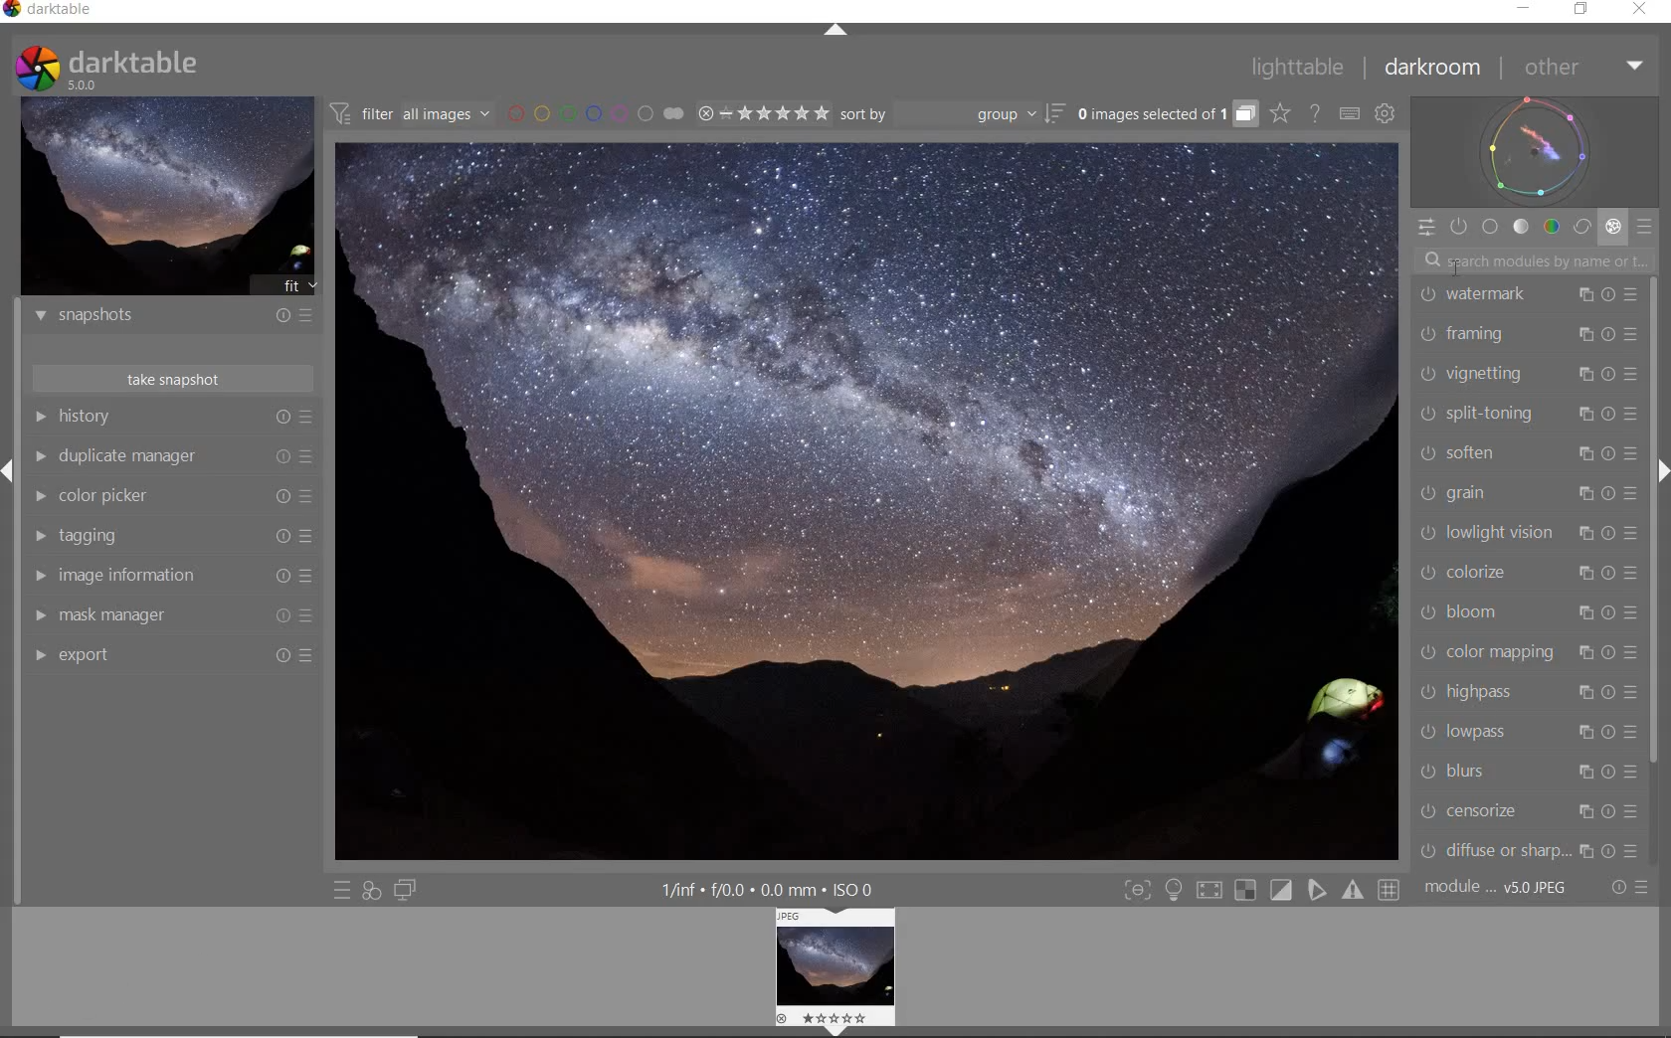  What do you see at coordinates (283, 498) in the screenshot?
I see `Reset` at bounding box center [283, 498].